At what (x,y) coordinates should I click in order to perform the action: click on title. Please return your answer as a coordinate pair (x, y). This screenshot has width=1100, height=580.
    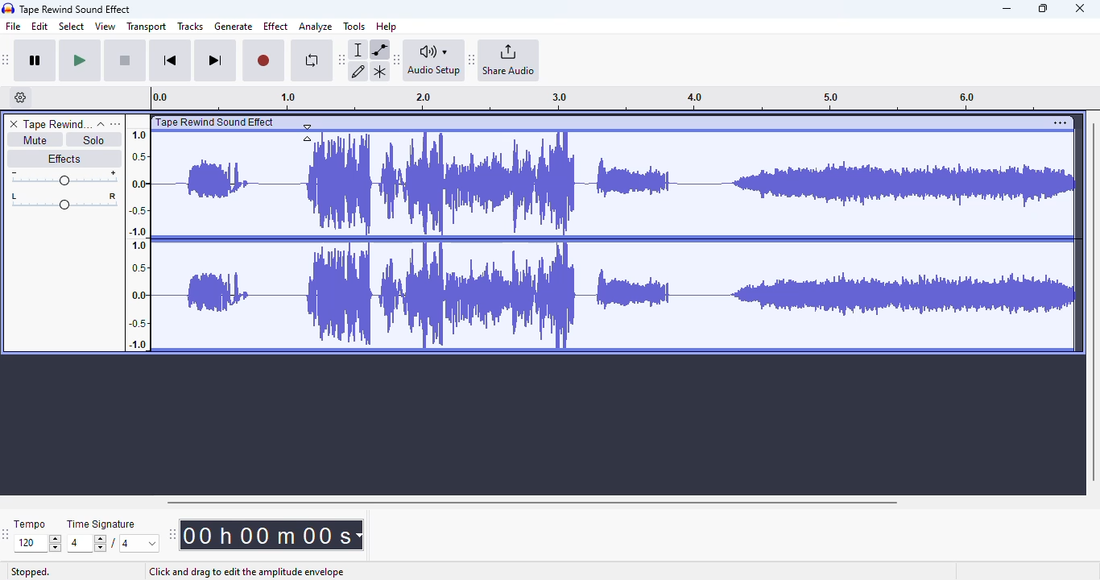
    Looking at the image, I should click on (76, 9).